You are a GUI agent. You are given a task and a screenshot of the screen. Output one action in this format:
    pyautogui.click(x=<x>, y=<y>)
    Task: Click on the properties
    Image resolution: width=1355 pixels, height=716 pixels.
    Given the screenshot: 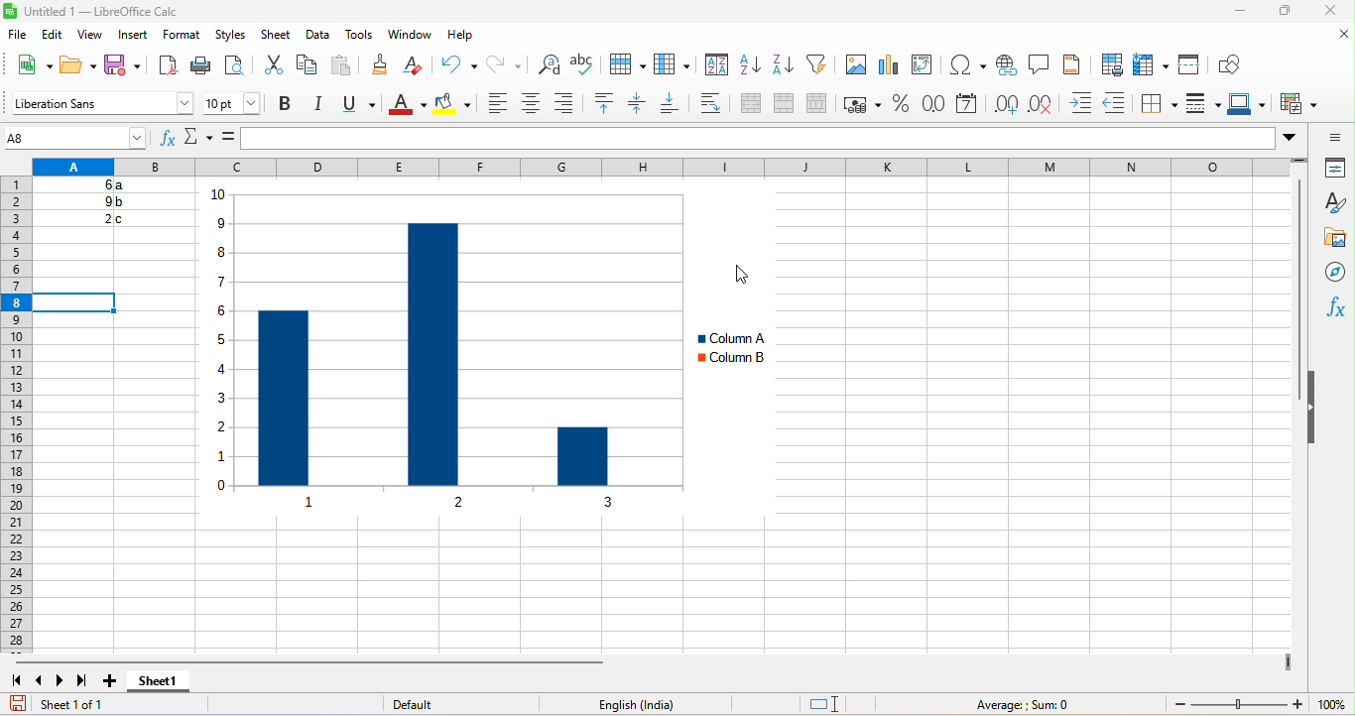 What is the action you would take?
    pyautogui.click(x=1337, y=170)
    